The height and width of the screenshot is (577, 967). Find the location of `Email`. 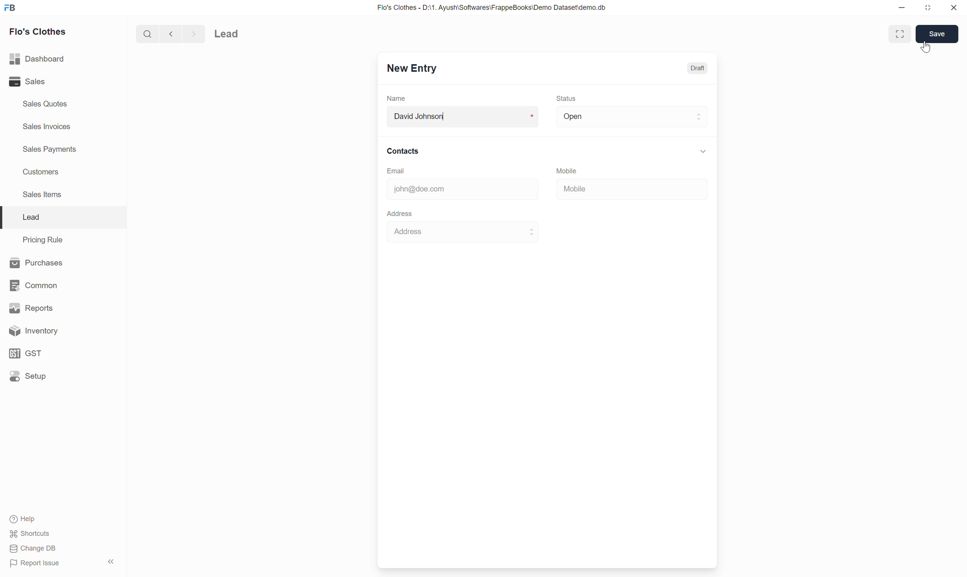

Email is located at coordinates (400, 171).